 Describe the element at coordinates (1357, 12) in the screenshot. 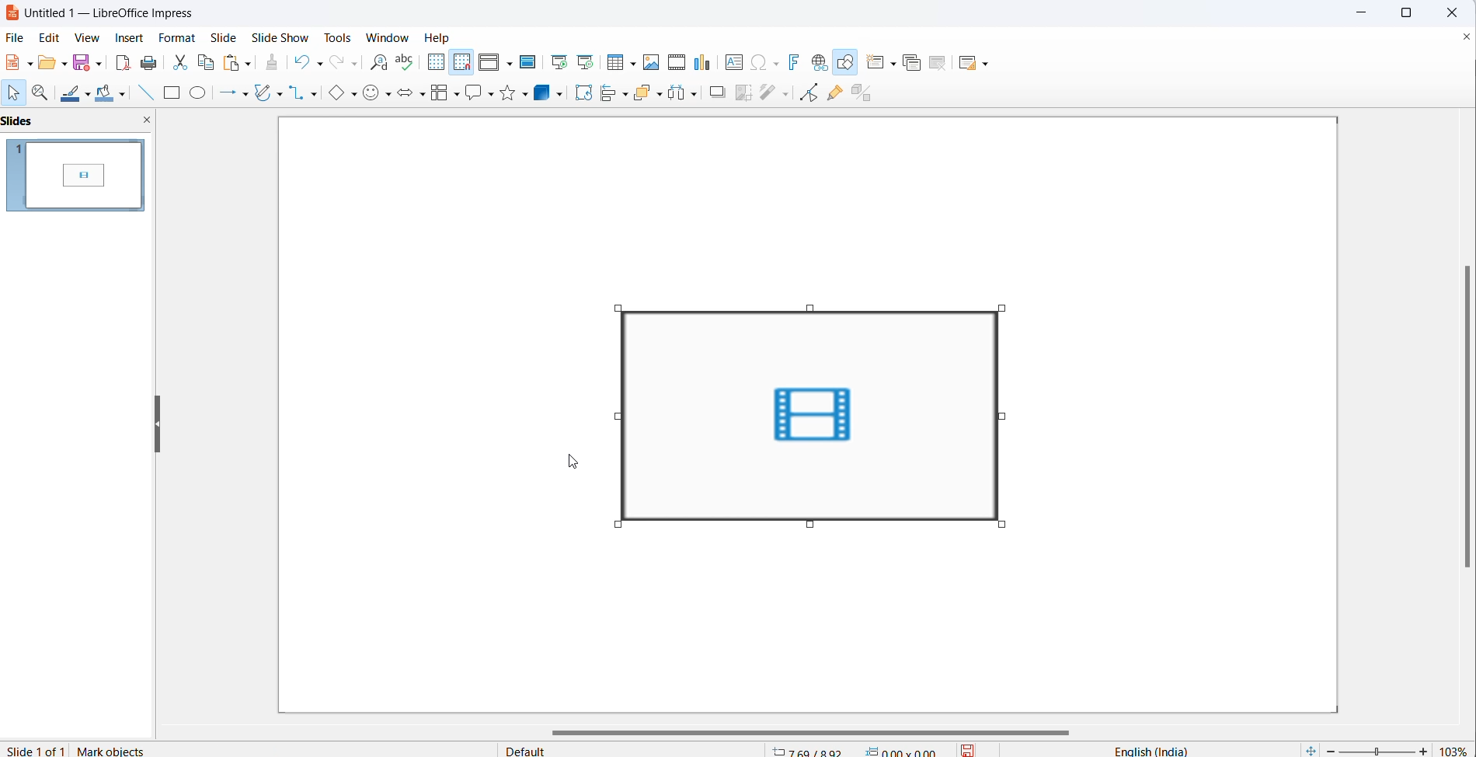

I see `minimize` at that location.